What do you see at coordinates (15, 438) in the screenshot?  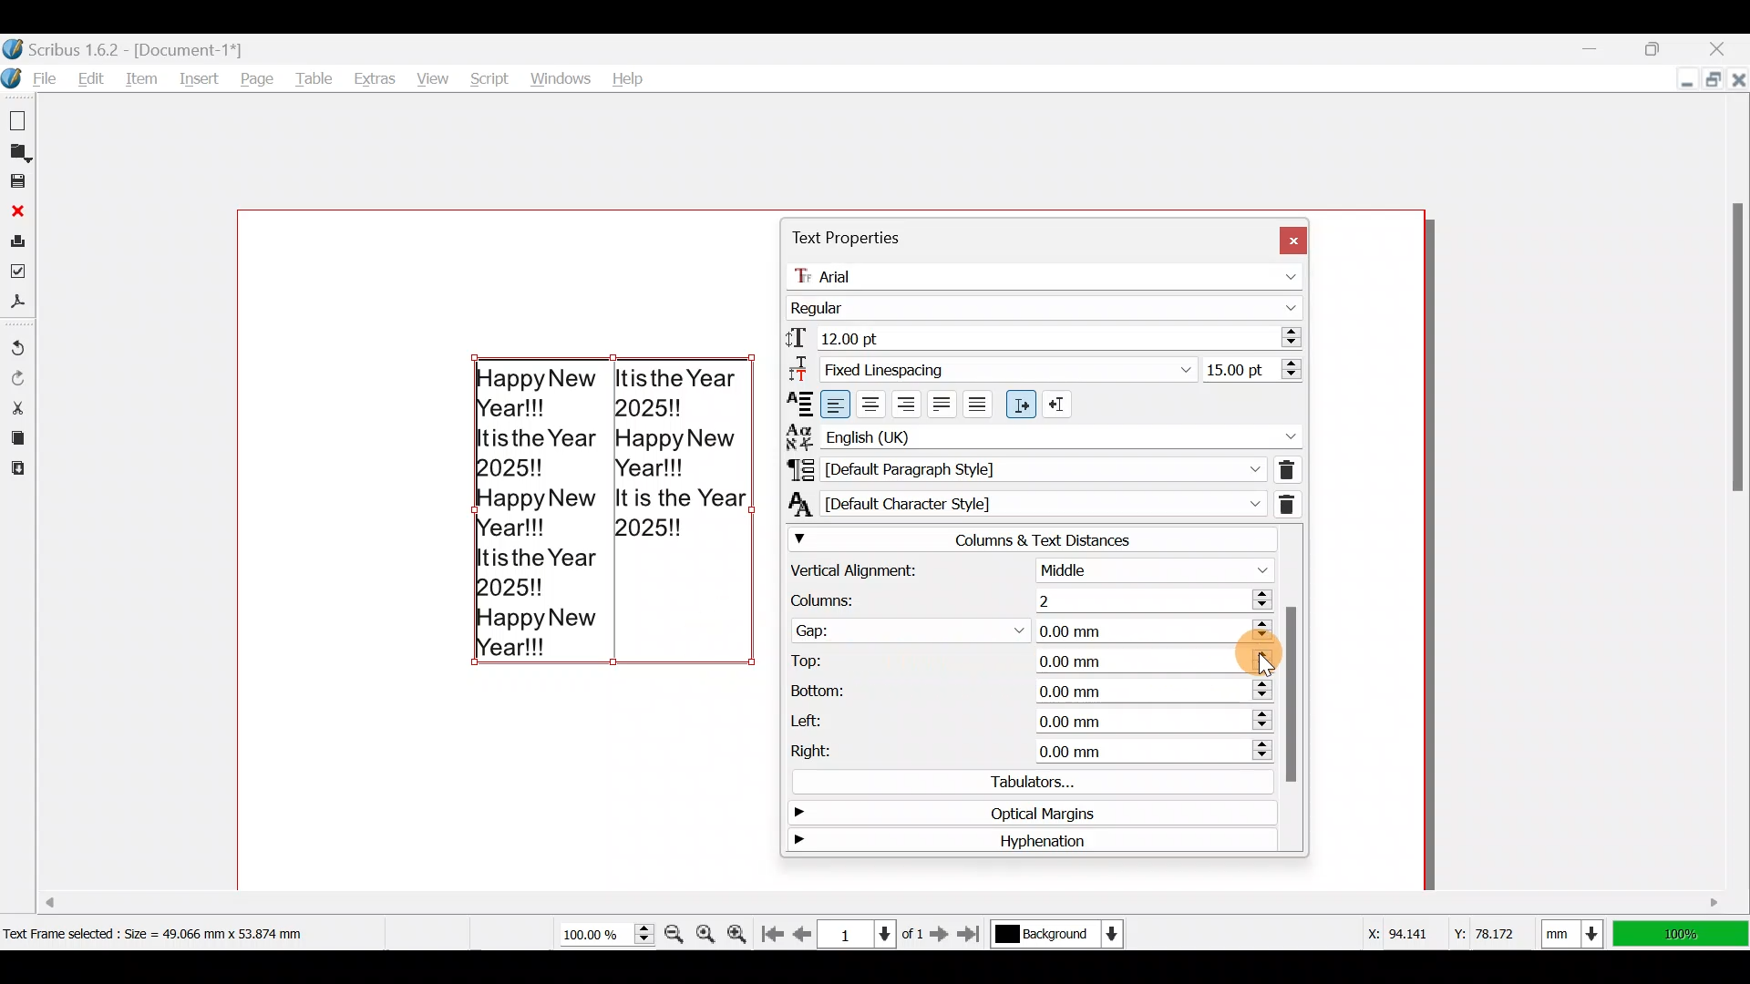 I see `Copy` at bounding box center [15, 438].